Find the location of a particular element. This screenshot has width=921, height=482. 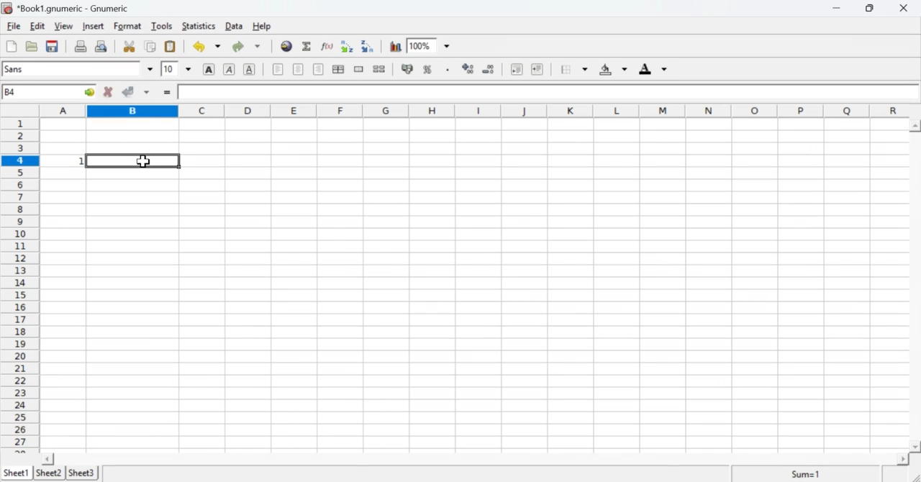

*Book1.gnumeric - Gnumeric is located at coordinates (76, 8).